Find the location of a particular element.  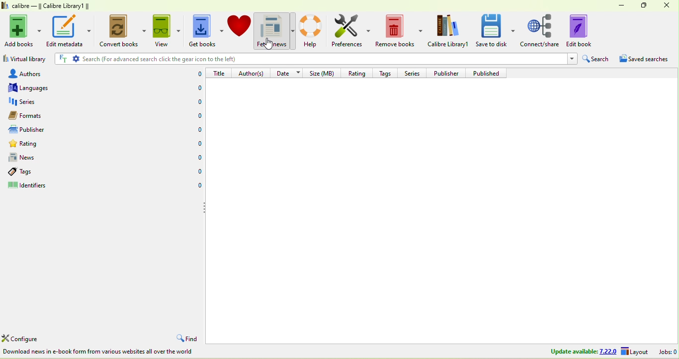

calibre- calibre library 1 is located at coordinates (51, 6).